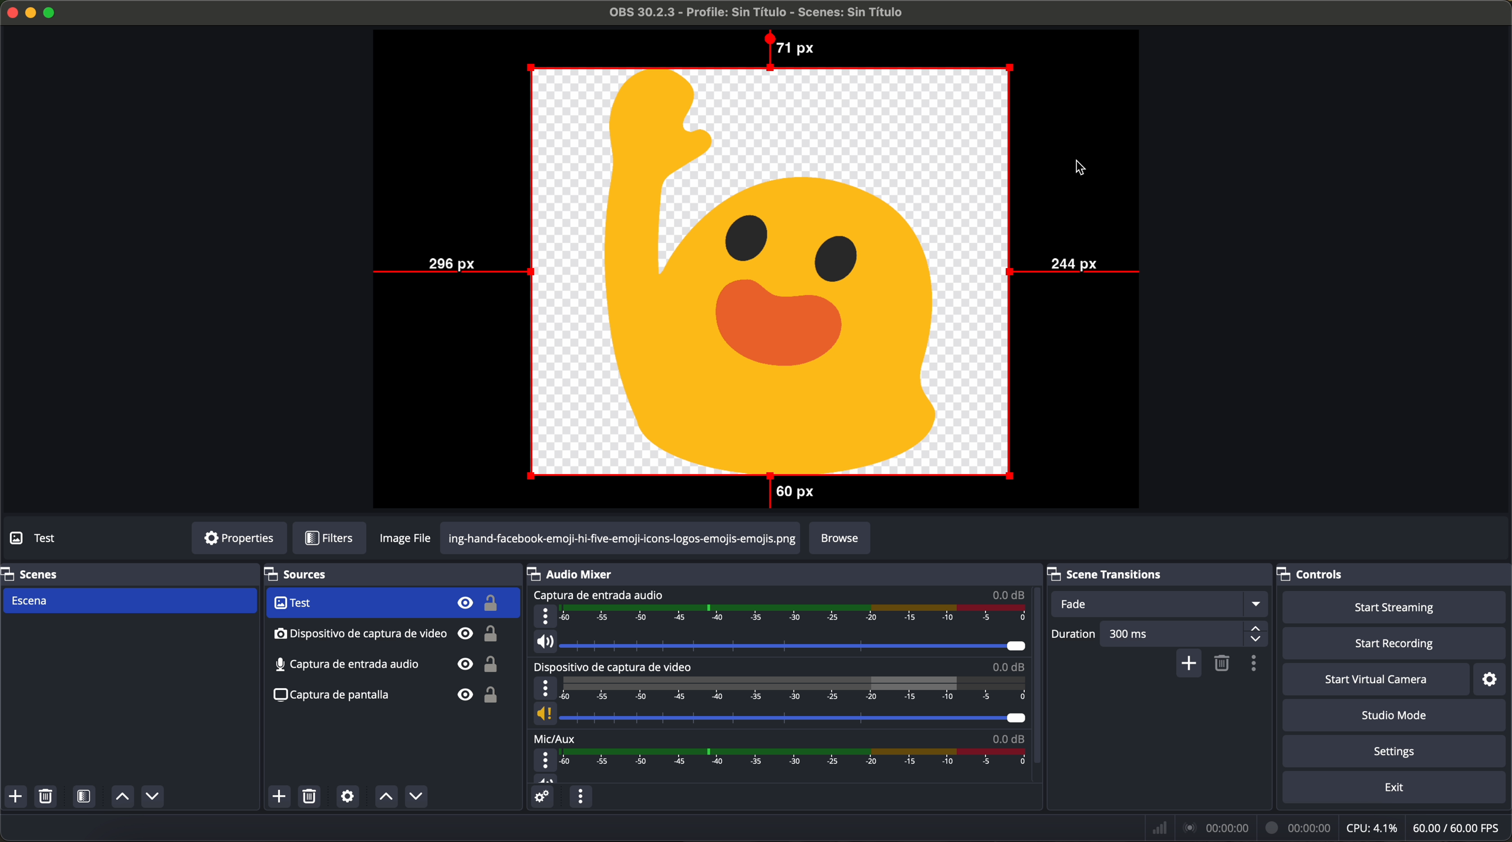  Describe the element at coordinates (312, 796) in the screenshot. I see `remove selected source` at that location.